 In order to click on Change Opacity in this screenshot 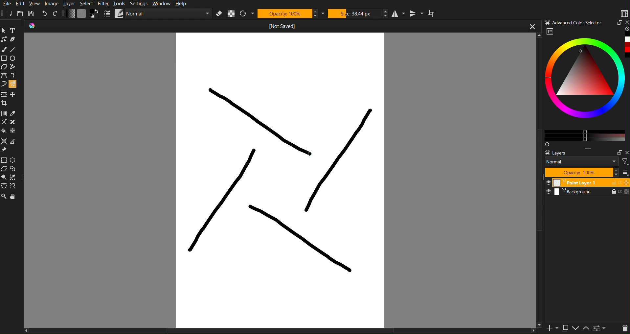, I will do `click(71, 14)`.